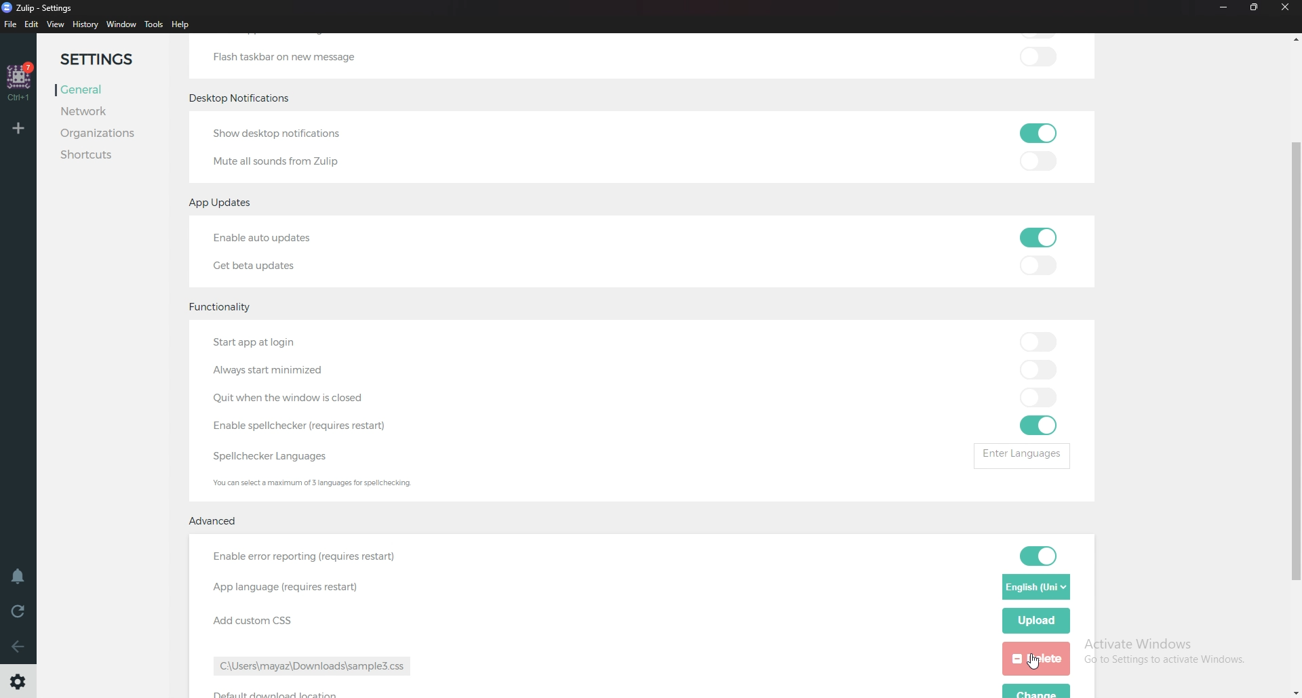 The width and height of the screenshot is (1302, 698). Describe the element at coordinates (1039, 56) in the screenshot. I see `toggle` at that location.